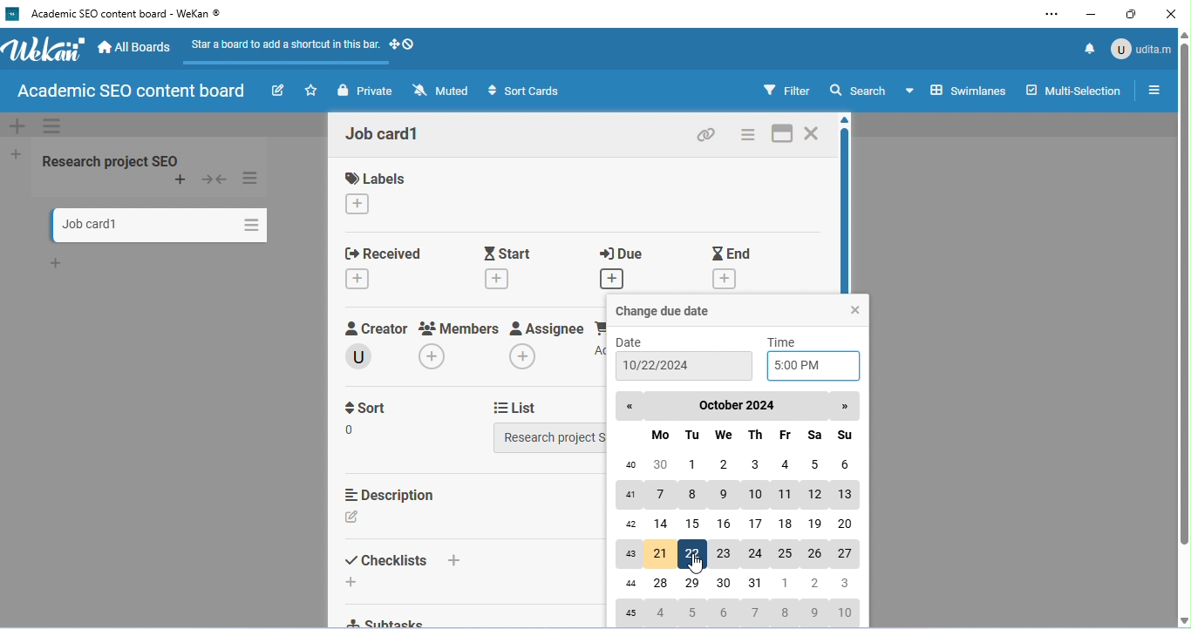 This screenshot has width=1191, height=629. What do you see at coordinates (785, 342) in the screenshot?
I see `time` at bounding box center [785, 342].